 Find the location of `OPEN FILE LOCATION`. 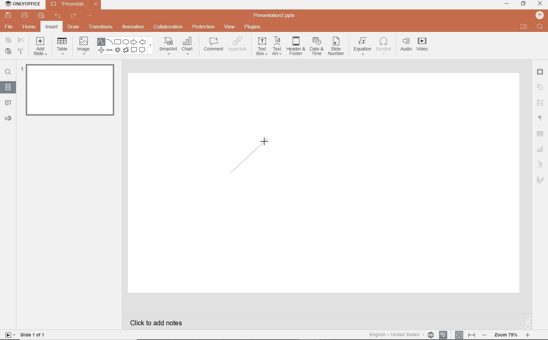

OPEN FILE LOCATION is located at coordinates (524, 27).